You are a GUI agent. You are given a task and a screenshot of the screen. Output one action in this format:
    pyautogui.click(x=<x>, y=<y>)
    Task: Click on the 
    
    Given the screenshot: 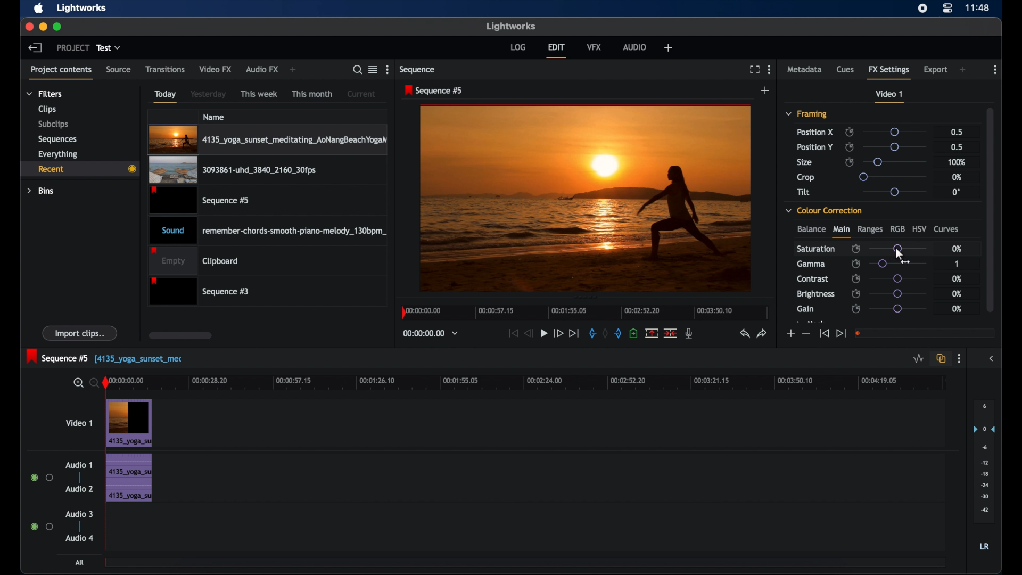 What is the action you would take?
    pyautogui.click(x=842, y=232)
    